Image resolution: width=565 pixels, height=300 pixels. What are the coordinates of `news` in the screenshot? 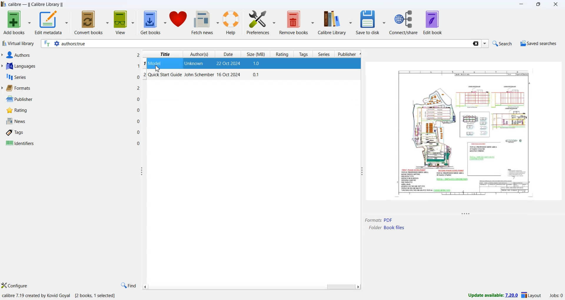 It's located at (15, 121).